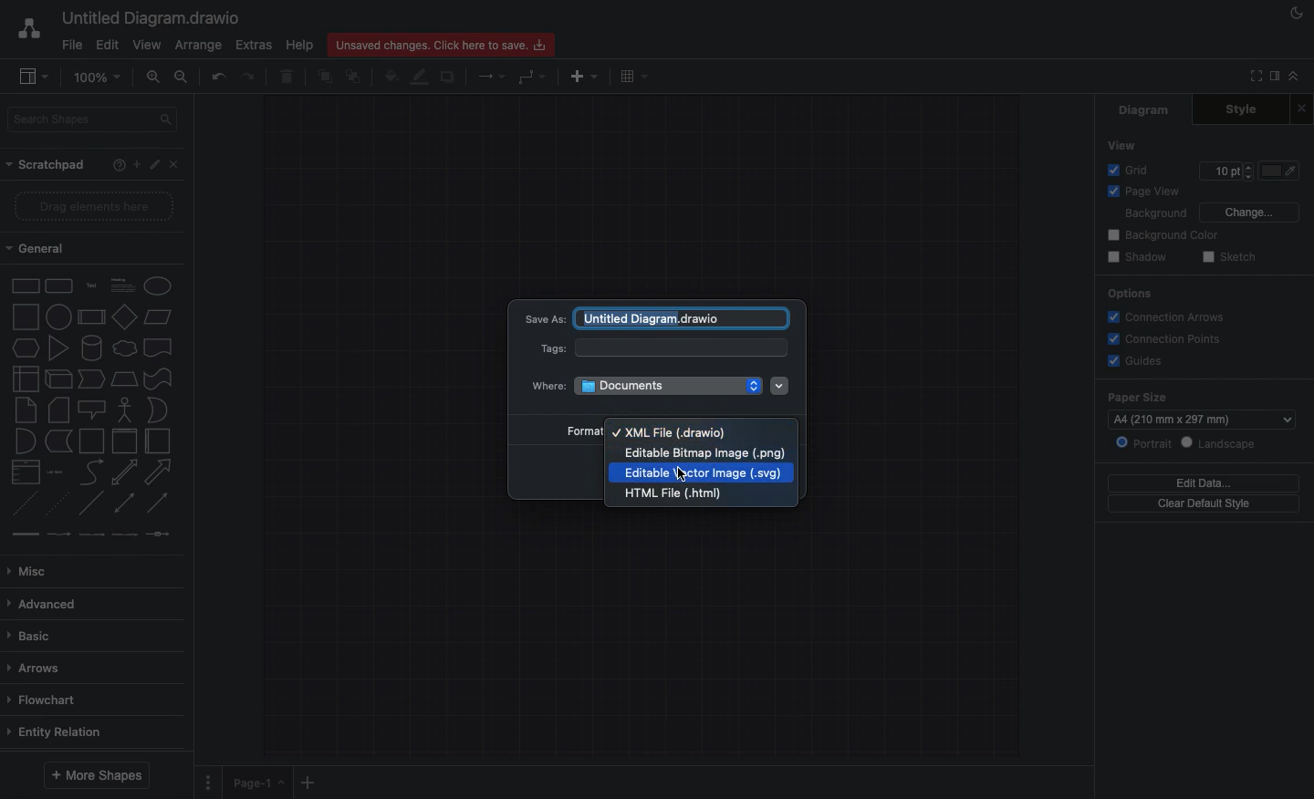 Image resolution: width=1314 pixels, height=799 pixels. I want to click on Close, so click(1302, 109).